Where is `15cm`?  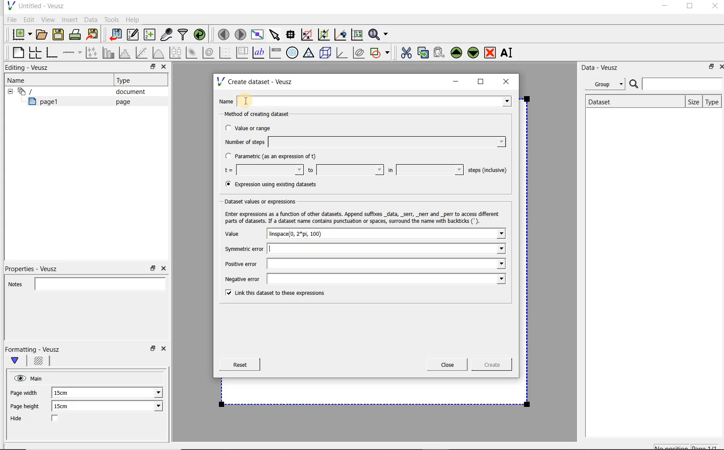 15cm is located at coordinates (66, 393).